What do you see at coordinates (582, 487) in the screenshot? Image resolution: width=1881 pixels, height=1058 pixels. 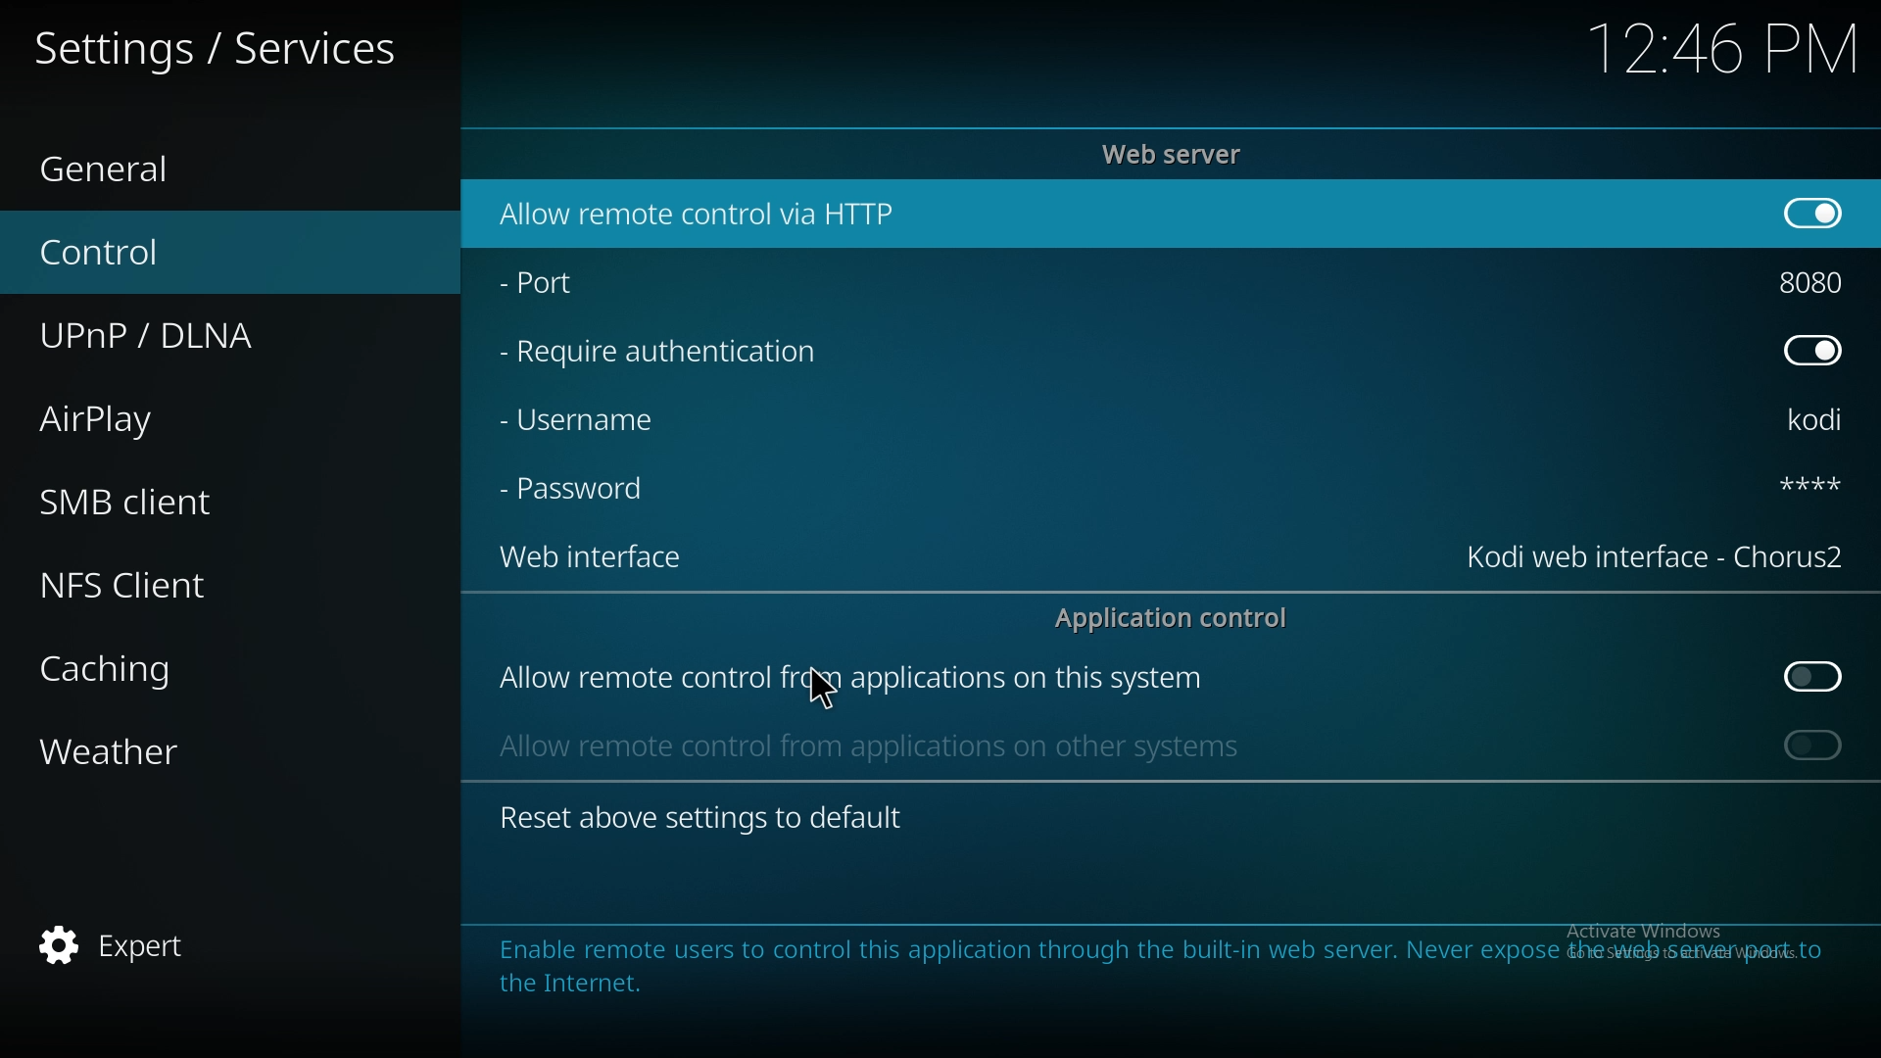 I see `password` at bounding box center [582, 487].